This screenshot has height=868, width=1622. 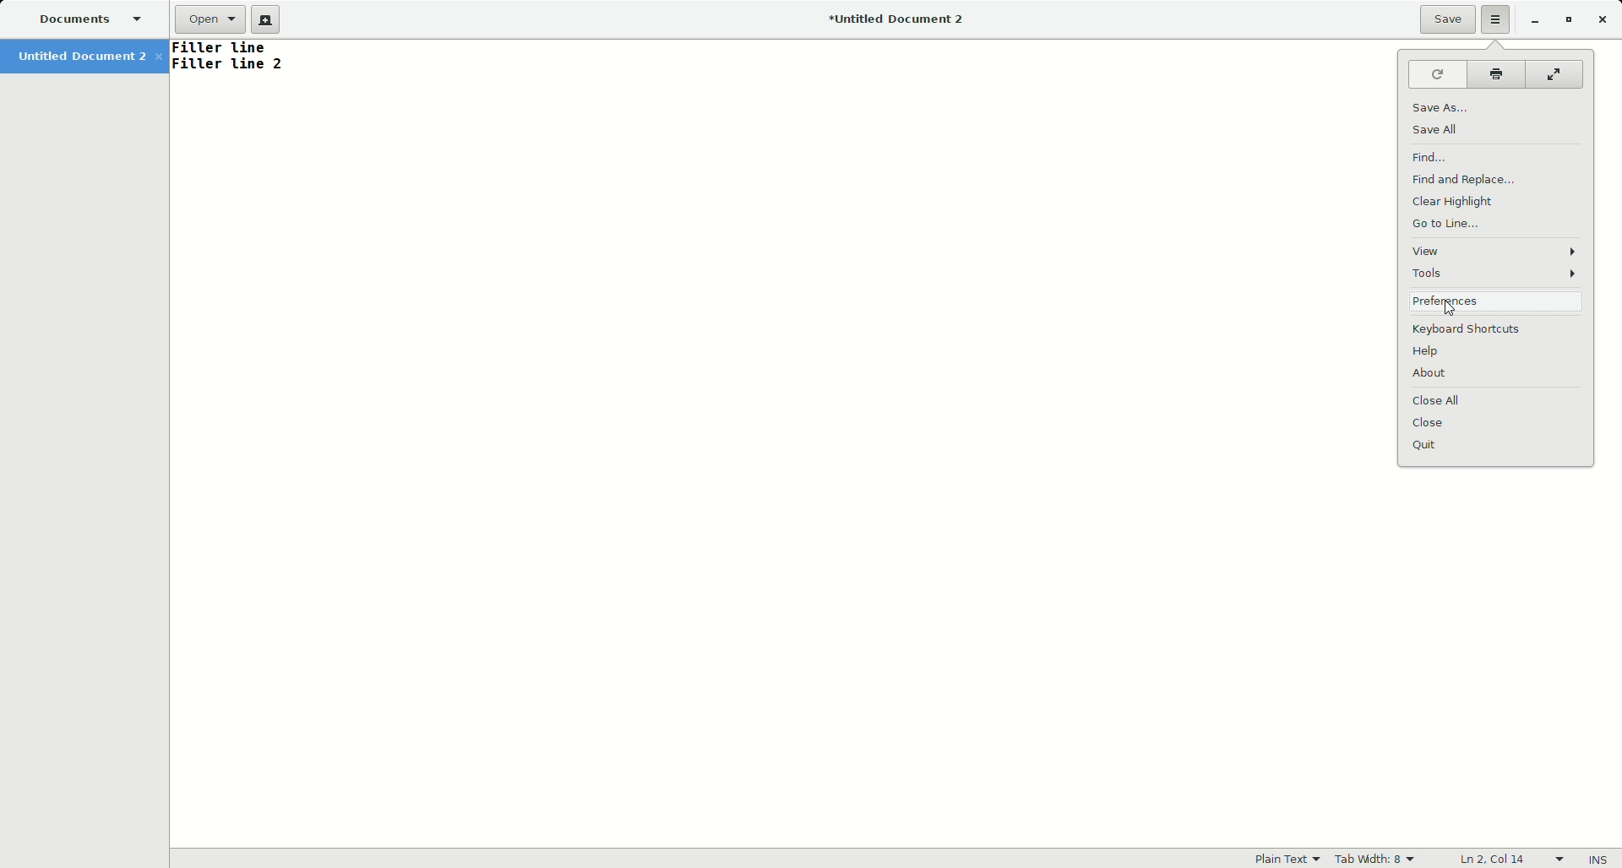 What do you see at coordinates (1599, 860) in the screenshot?
I see `INS` at bounding box center [1599, 860].